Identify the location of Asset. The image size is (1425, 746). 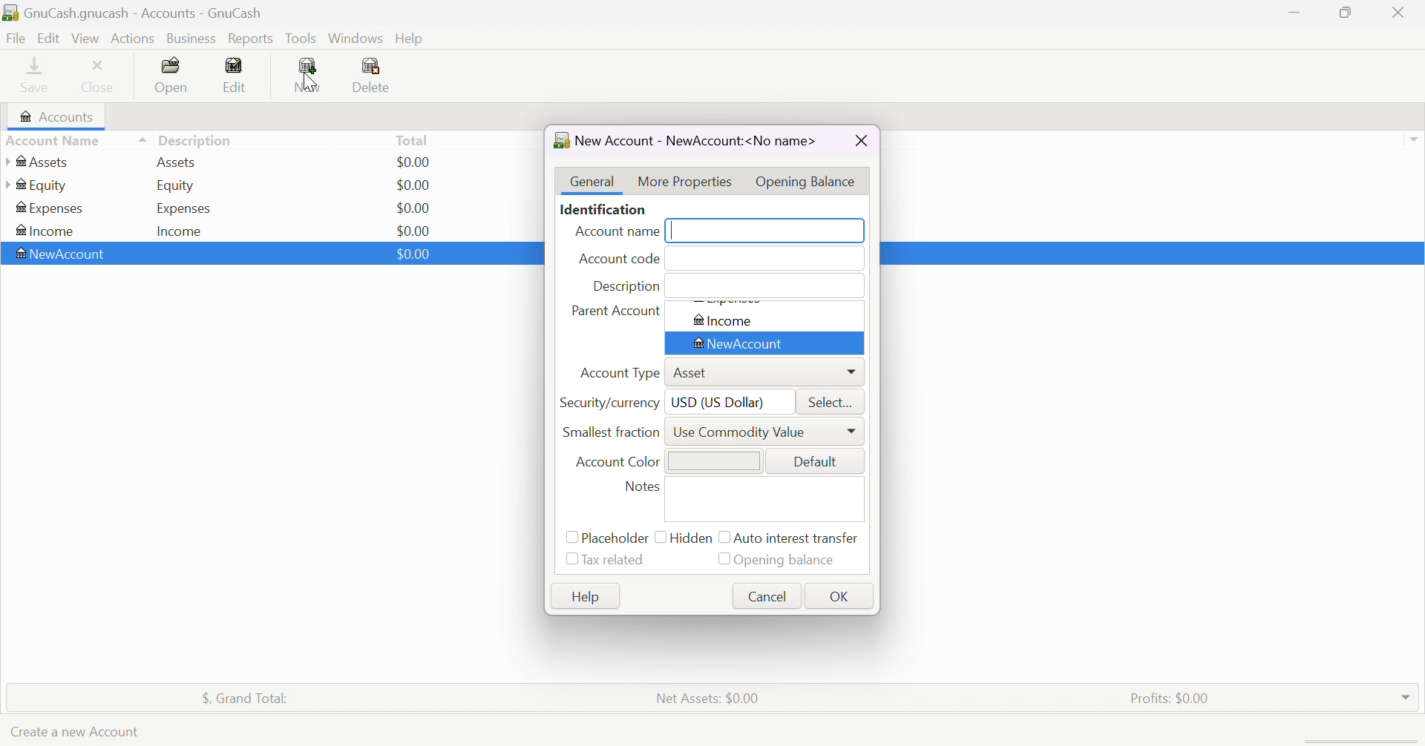
(695, 373).